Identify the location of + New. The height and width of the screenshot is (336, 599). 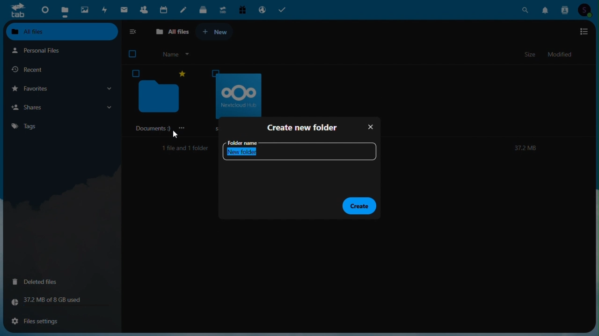
(219, 33).